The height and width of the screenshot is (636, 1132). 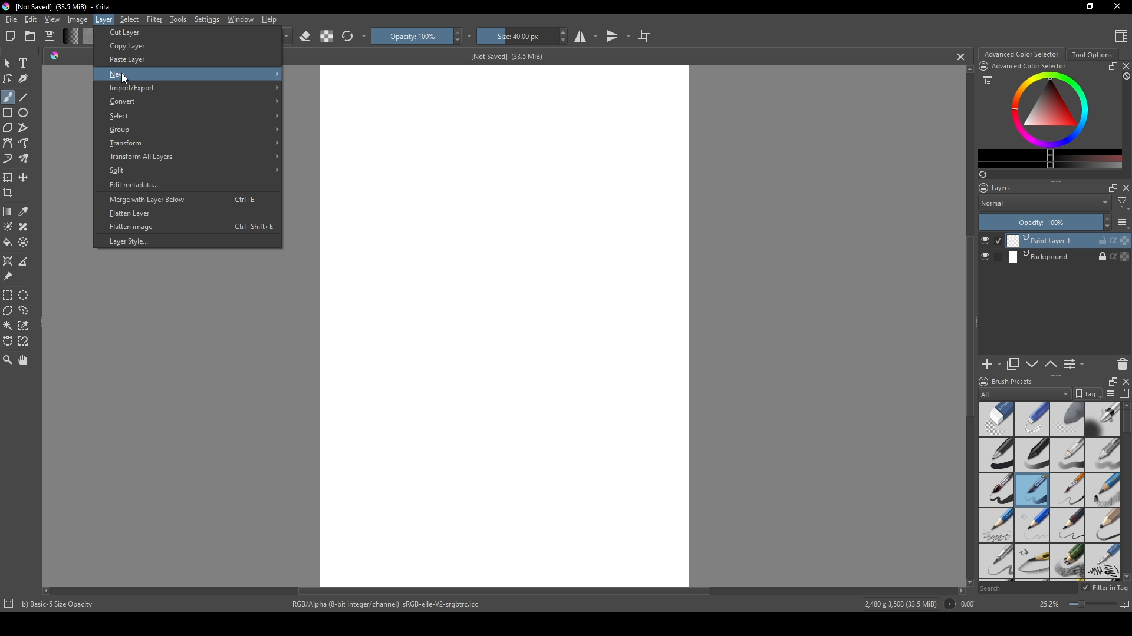 I want to click on Brush presets, so click(x=1013, y=382).